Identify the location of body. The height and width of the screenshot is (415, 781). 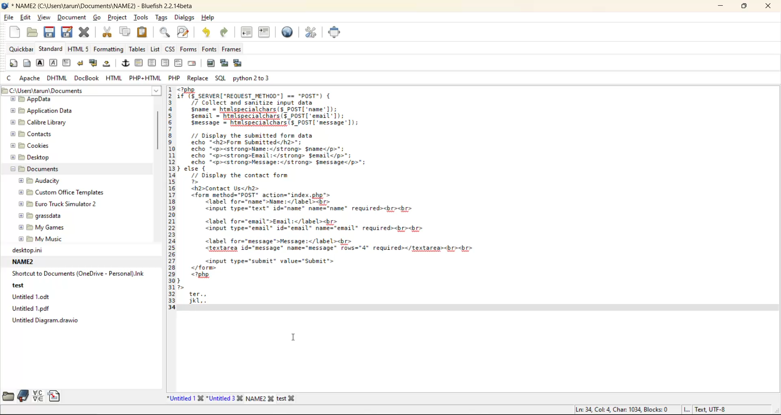
(26, 63).